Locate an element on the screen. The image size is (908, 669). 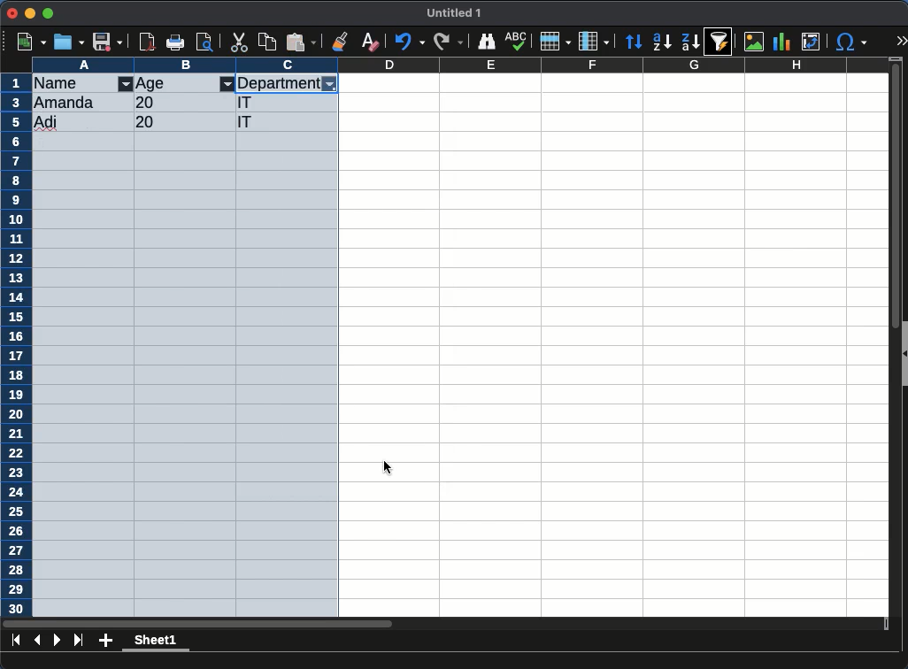
previous sheet is located at coordinates (39, 639).